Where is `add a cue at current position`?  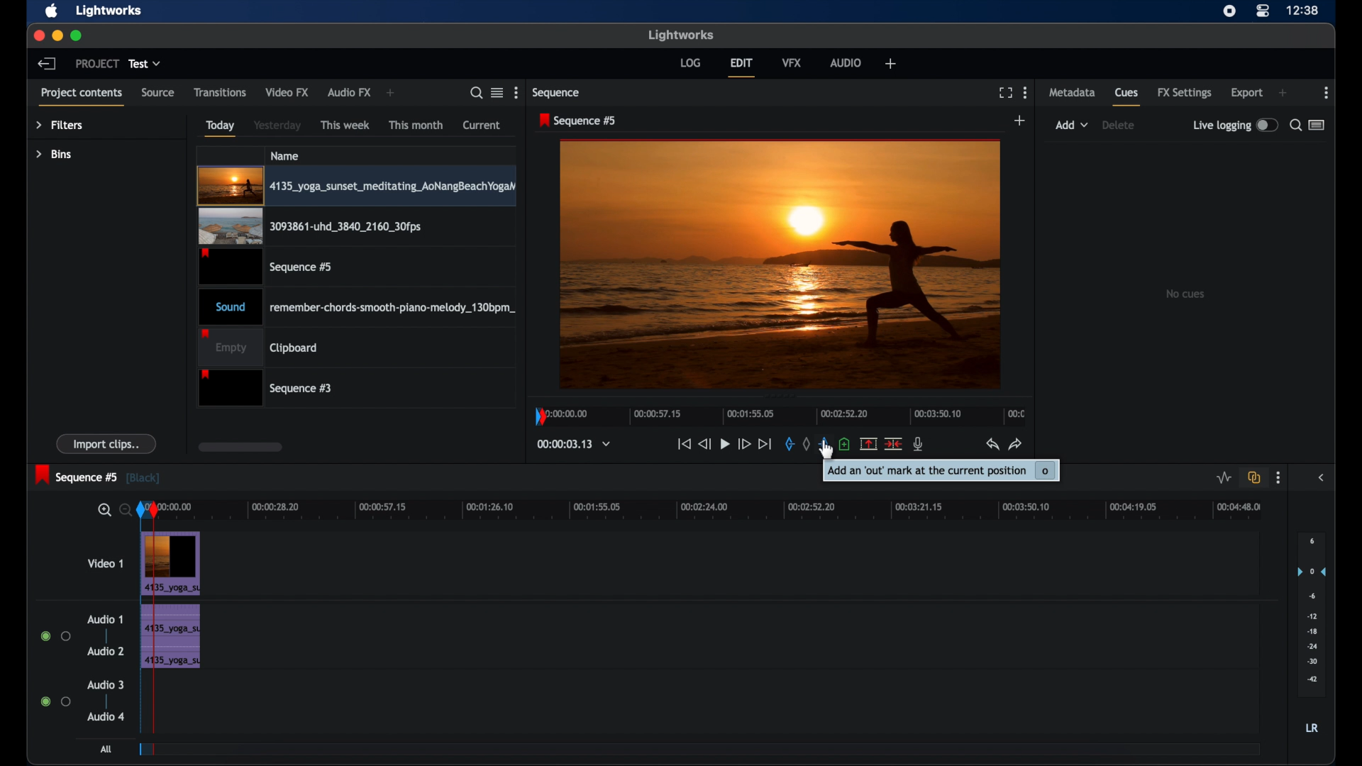
add a cue at current position is located at coordinates (846, 444).